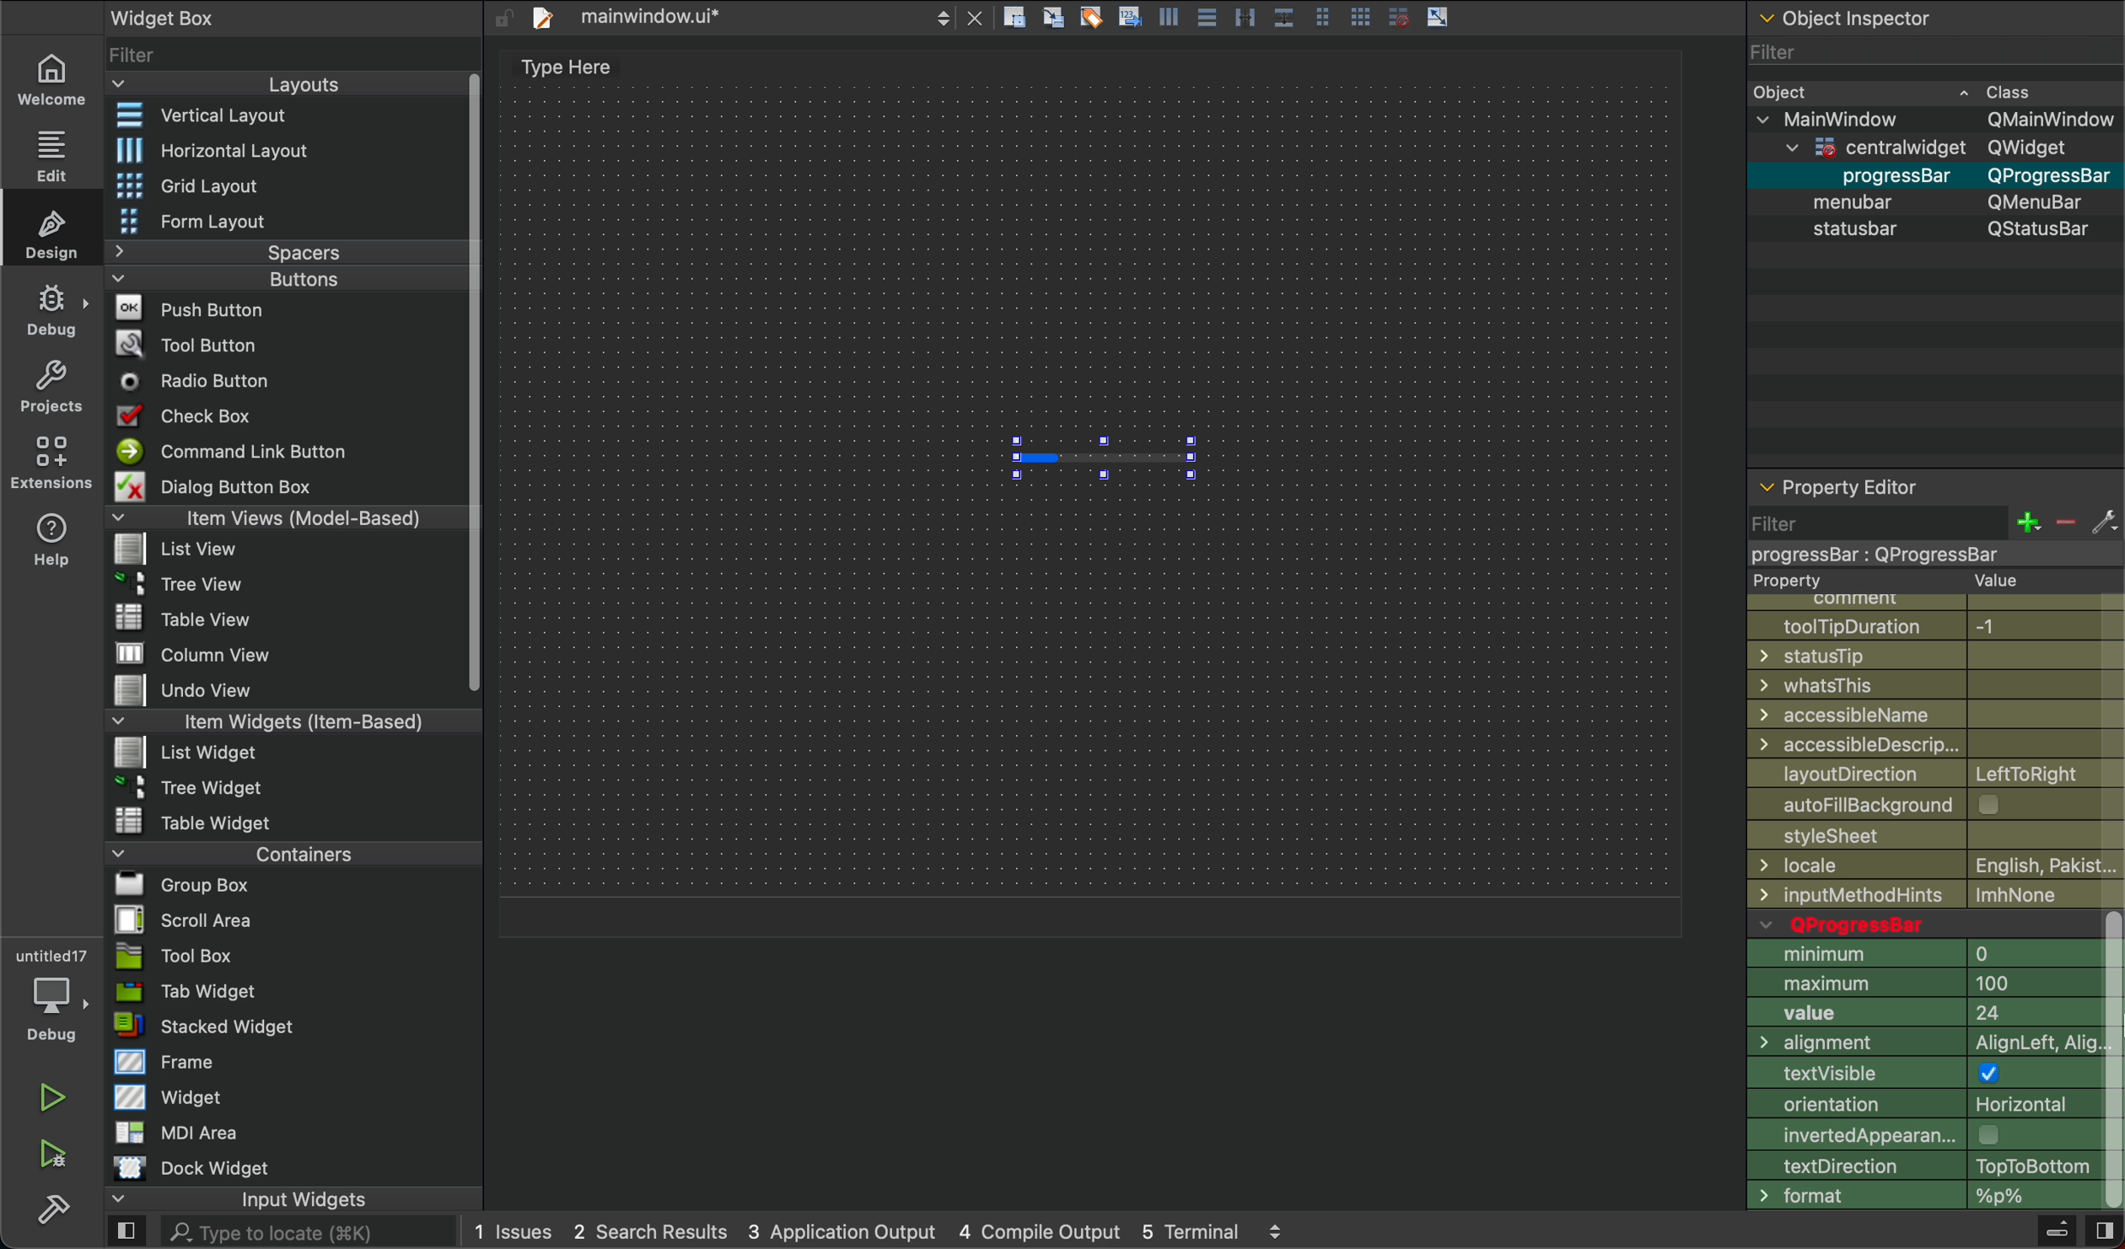 This screenshot has width=2125, height=1249. What do you see at coordinates (237, 1199) in the screenshot?
I see `Input Widget` at bounding box center [237, 1199].